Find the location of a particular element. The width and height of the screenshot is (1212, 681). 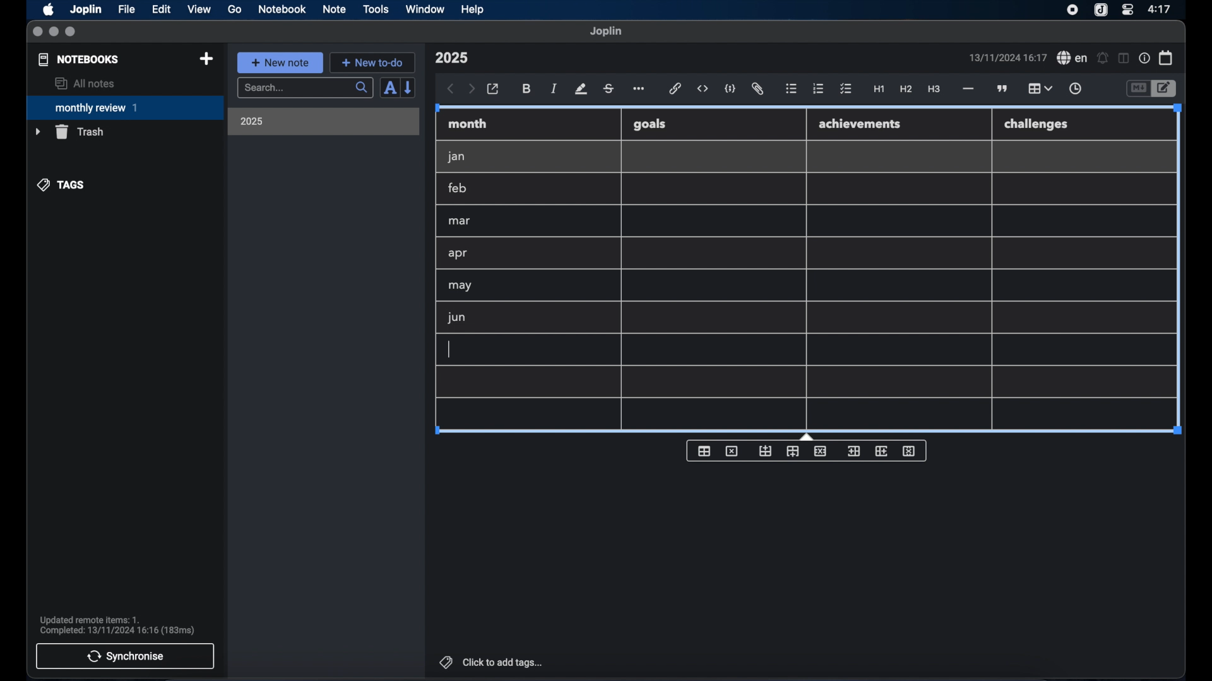

goals is located at coordinates (650, 124).